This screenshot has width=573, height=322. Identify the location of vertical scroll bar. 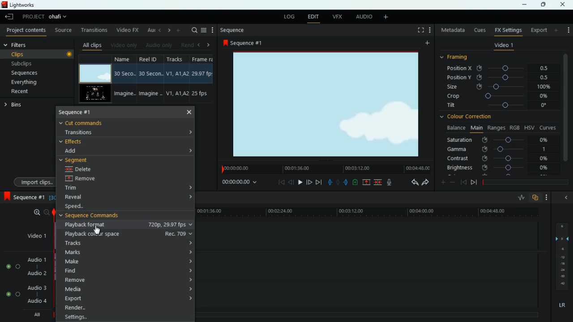
(567, 110).